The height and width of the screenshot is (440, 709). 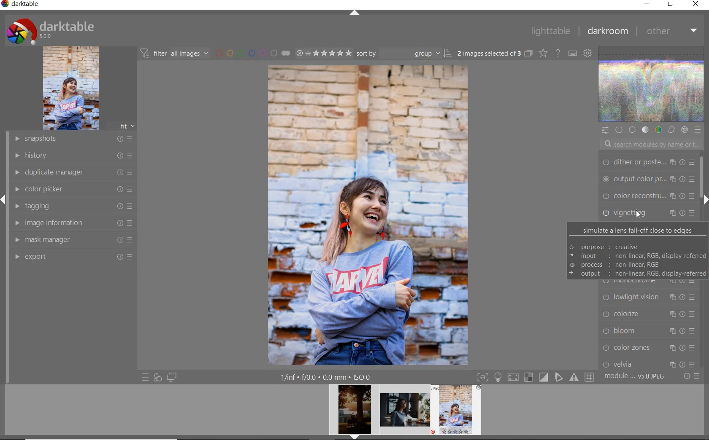 I want to click on vignetting, so click(x=647, y=212).